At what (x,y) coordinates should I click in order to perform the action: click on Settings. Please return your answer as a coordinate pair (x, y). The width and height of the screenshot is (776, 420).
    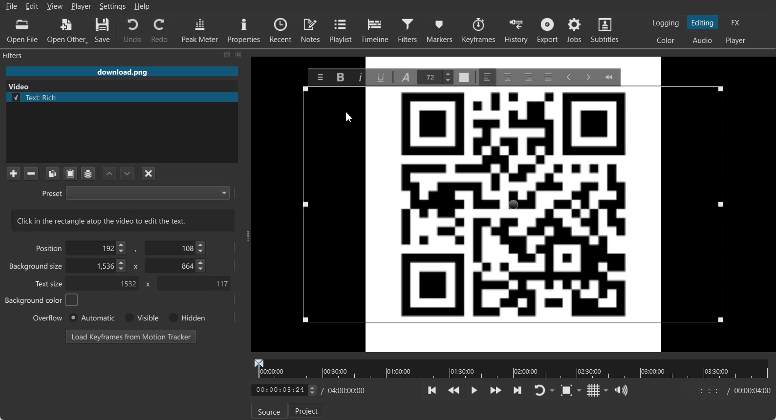
    Looking at the image, I should click on (113, 6).